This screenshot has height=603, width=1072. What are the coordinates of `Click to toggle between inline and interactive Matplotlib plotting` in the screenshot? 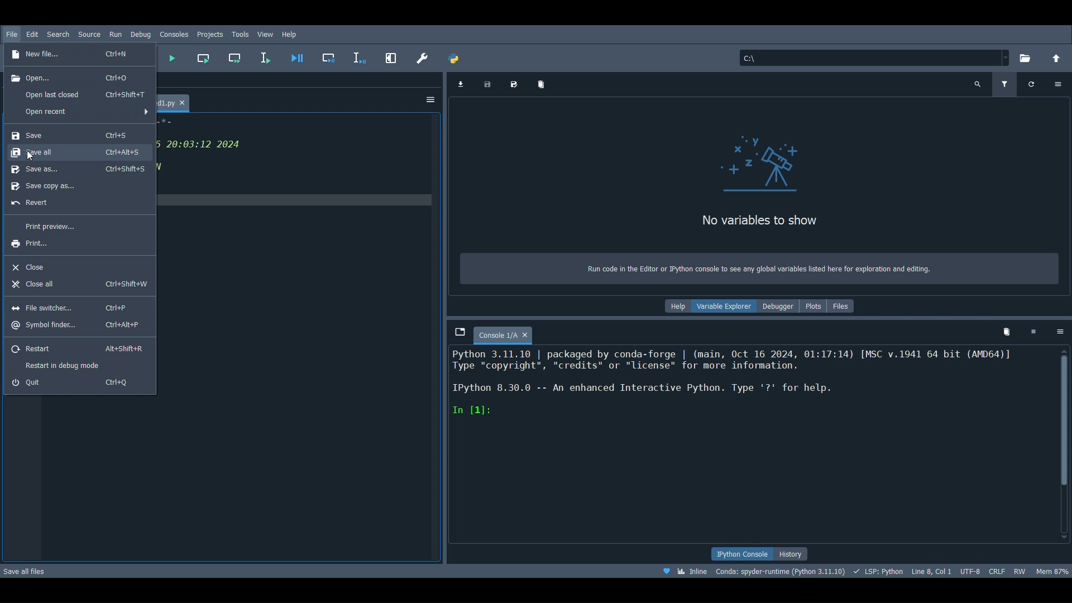 It's located at (684, 571).